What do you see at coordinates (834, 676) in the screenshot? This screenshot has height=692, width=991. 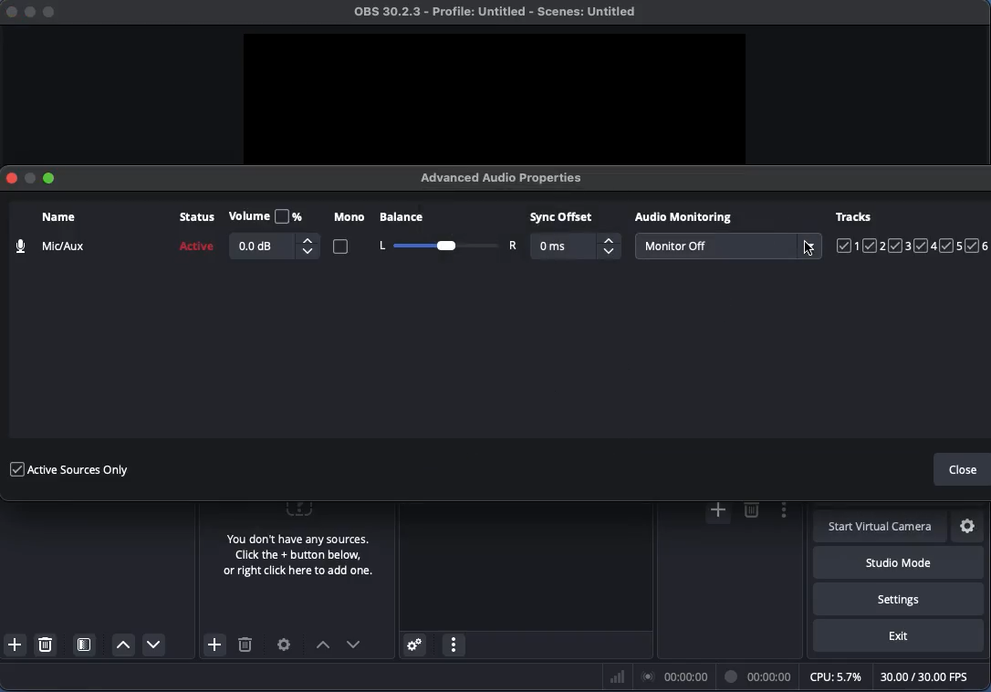 I see `CPU` at bounding box center [834, 676].